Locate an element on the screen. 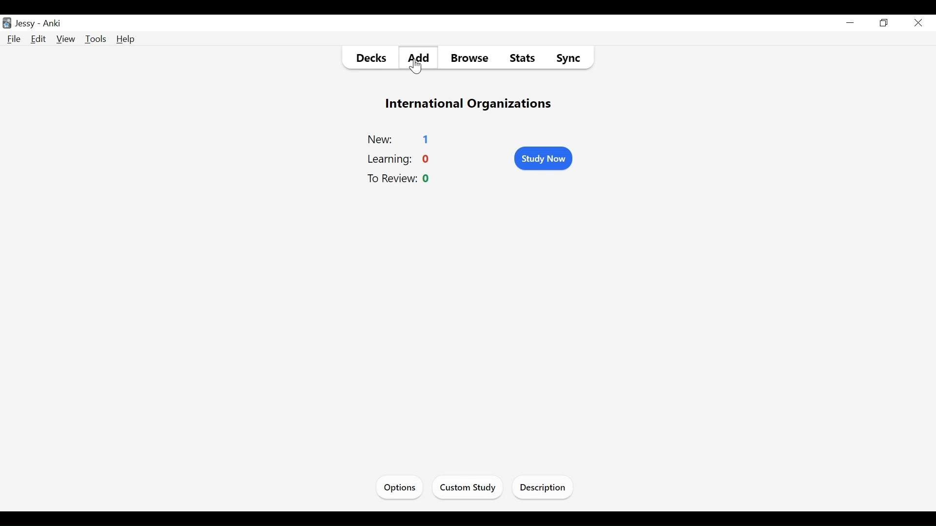  User Name is located at coordinates (25, 24).